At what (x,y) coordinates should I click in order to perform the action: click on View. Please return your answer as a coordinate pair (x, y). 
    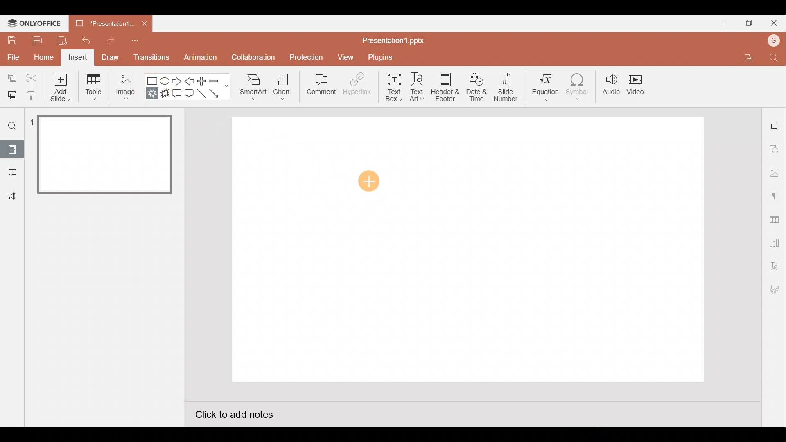
    Looking at the image, I should click on (345, 56).